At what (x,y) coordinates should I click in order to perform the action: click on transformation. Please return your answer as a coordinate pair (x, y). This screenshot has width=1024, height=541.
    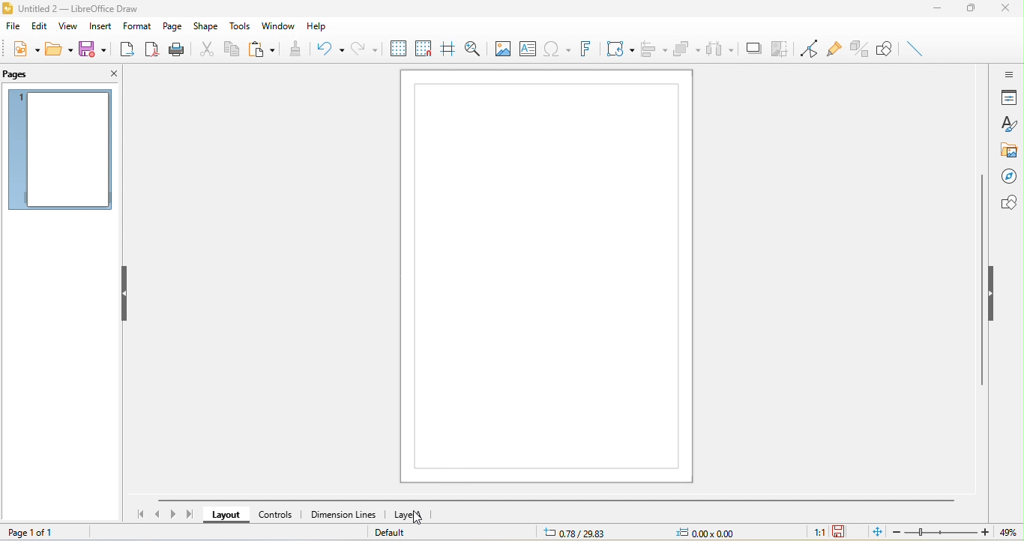
    Looking at the image, I should click on (617, 50).